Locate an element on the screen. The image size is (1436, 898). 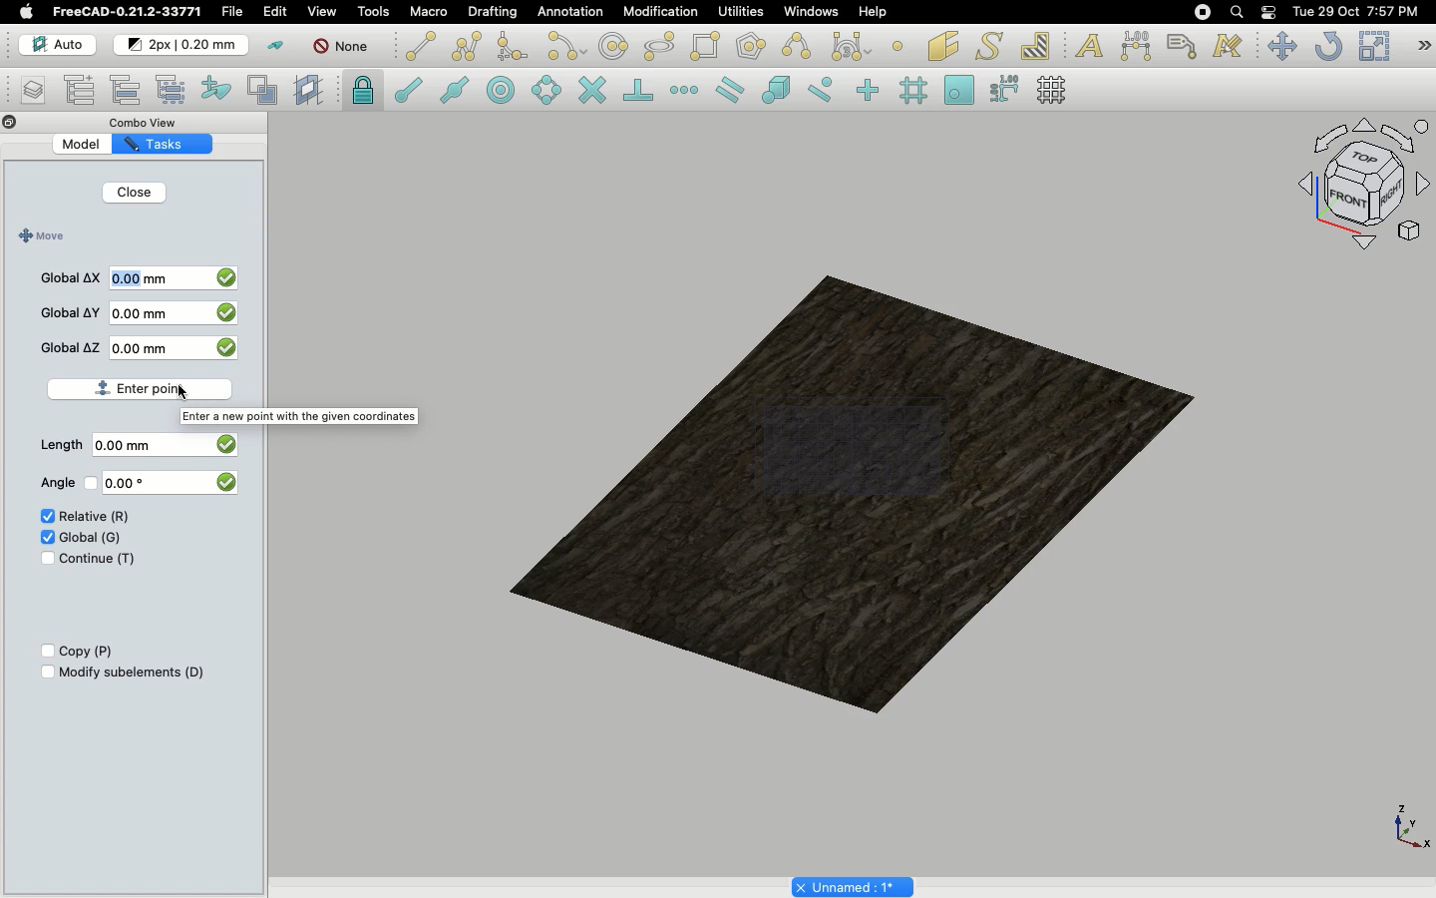
Arc tools is located at coordinates (565, 48).